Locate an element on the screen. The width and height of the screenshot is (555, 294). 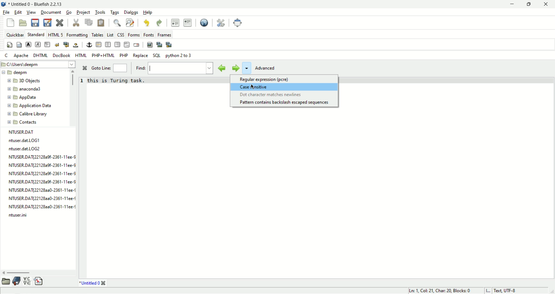
email is located at coordinates (136, 45).